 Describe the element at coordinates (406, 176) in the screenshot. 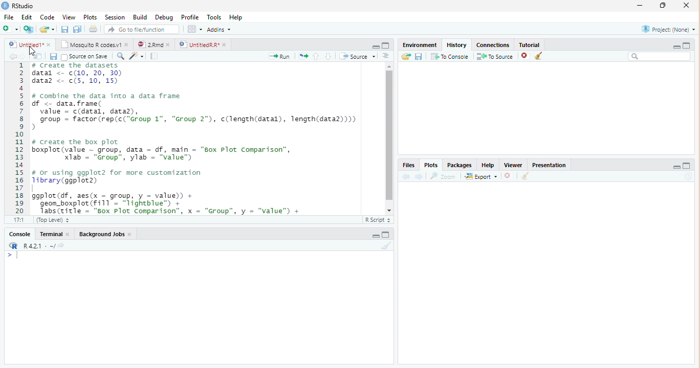

I see `Previous plot` at that location.